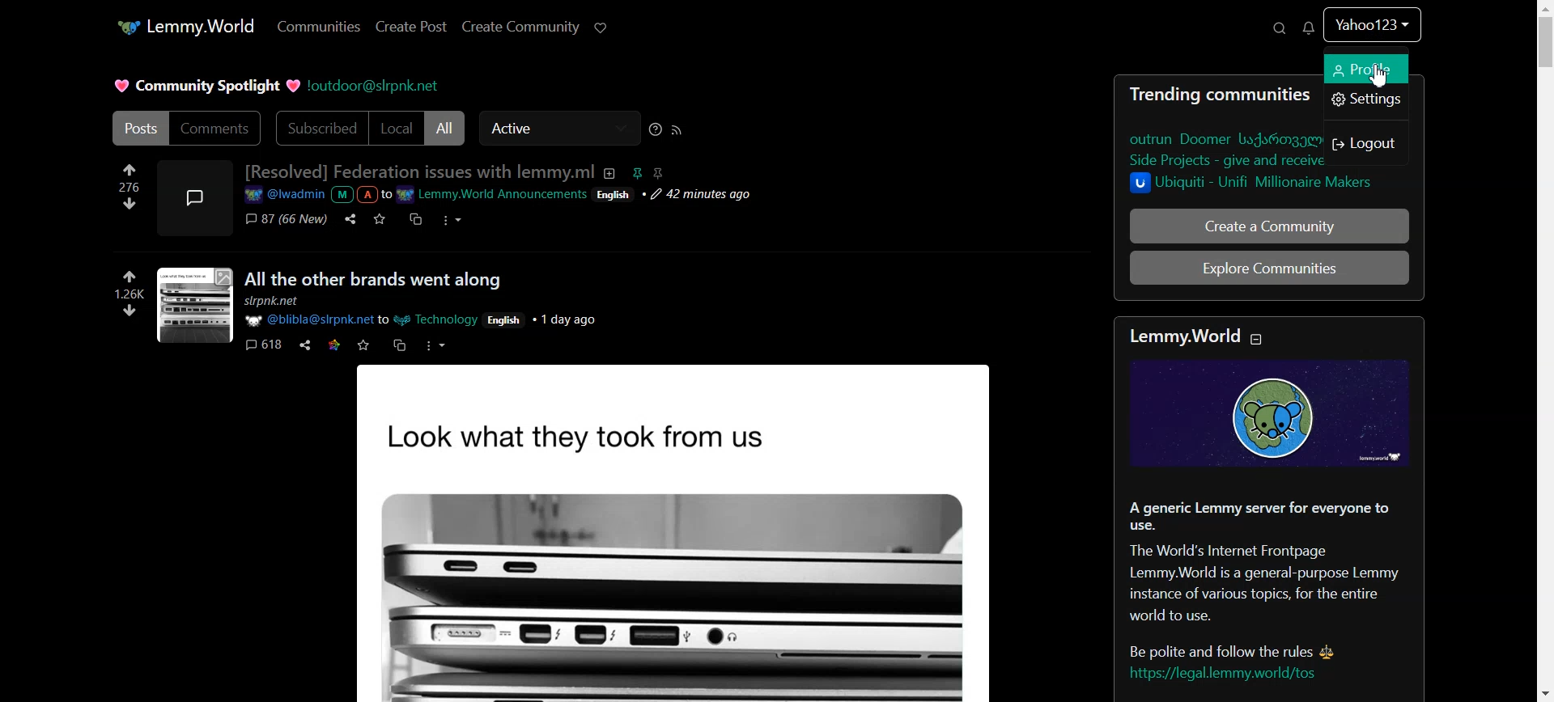  I want to click on slrpnk.net, so click(278, 302).